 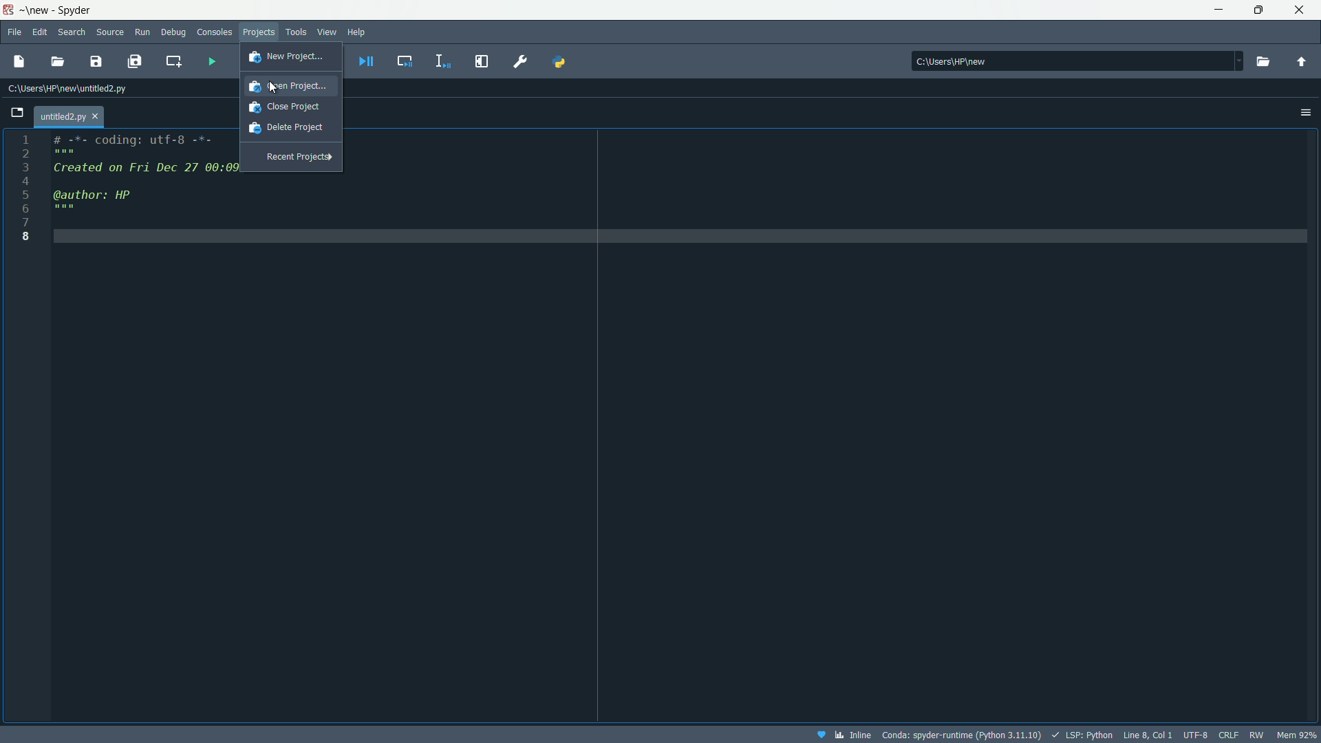 I want to click on cursor on open project, so click(x=275, y=87).